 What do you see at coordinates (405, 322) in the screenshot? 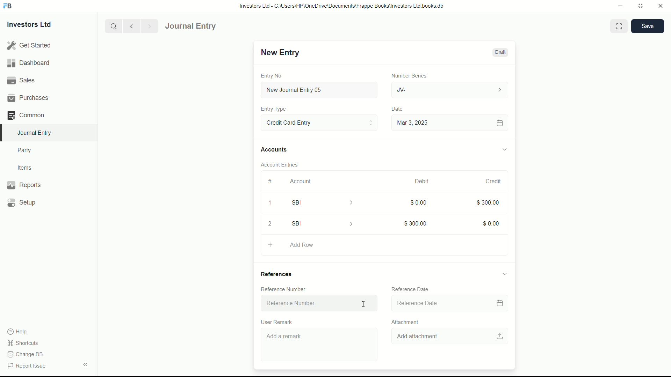
I see `Attachment` at bounding box center [405, 322].